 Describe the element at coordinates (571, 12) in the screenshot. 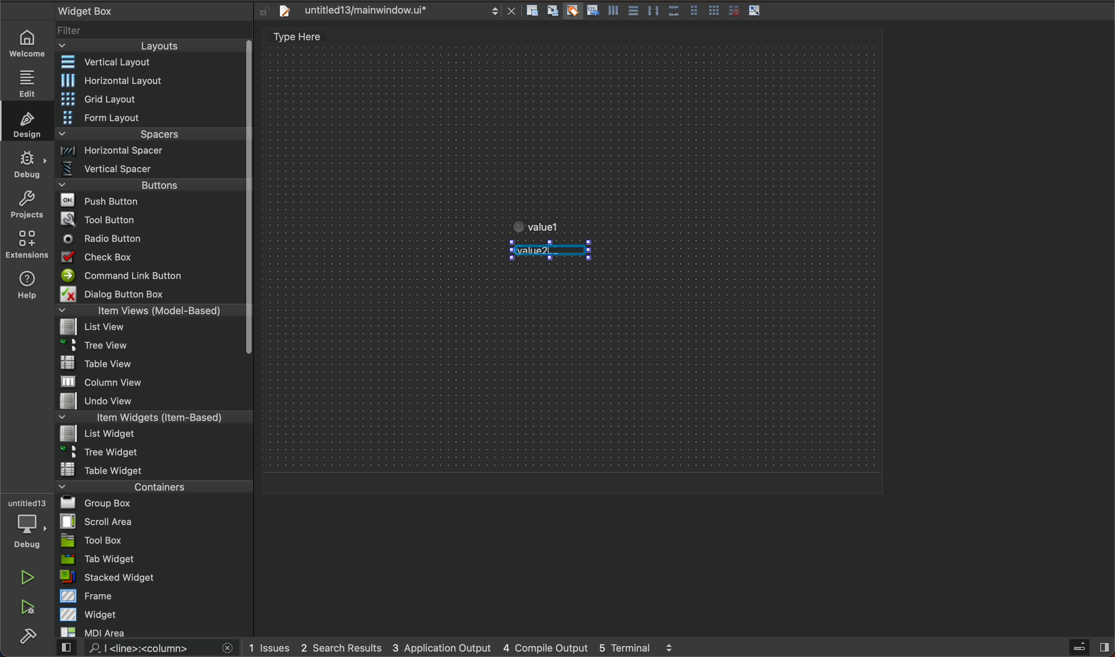

I see `` at that location.